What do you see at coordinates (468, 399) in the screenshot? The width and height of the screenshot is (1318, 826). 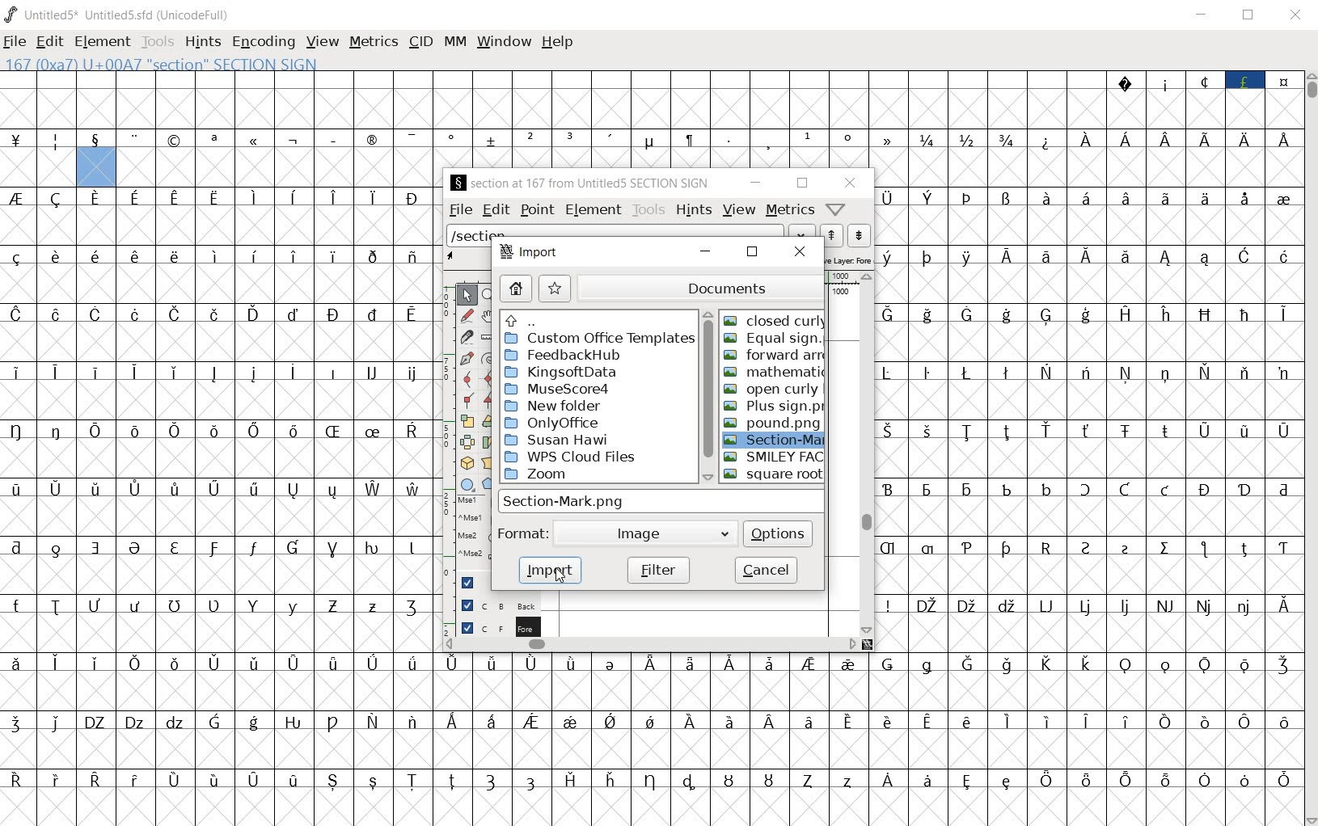 I see `Add a corner point` at bounding box center [468, 399].